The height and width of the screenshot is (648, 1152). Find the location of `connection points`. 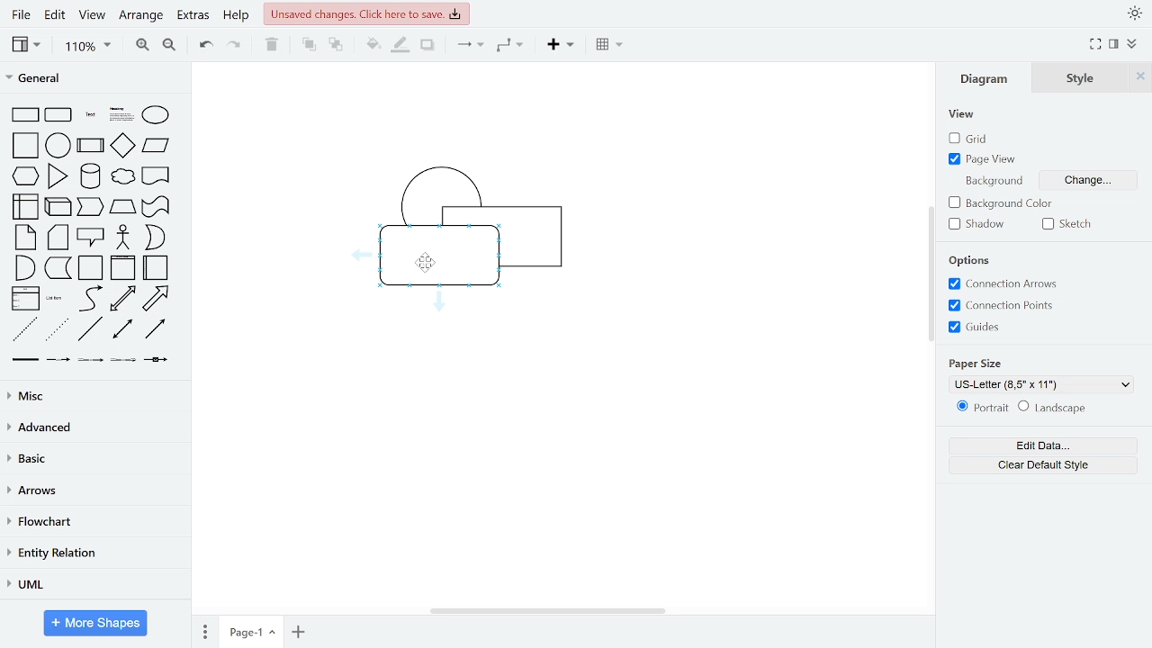

connection points is located at coordinates (1005, 305).